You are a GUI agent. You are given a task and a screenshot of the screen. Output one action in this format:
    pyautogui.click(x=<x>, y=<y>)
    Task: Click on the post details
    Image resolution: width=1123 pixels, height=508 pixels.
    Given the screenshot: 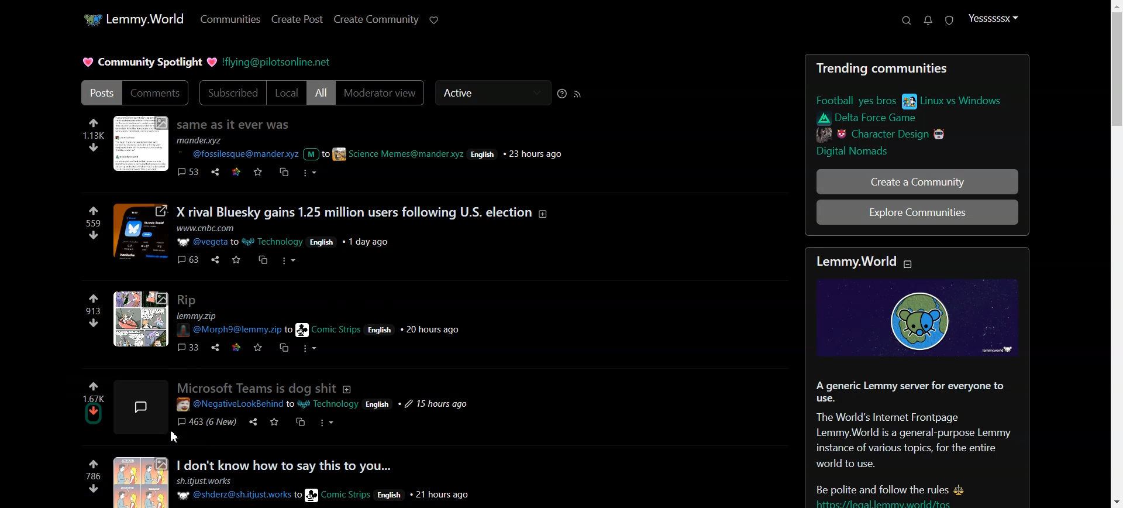 What is the action you would take?
    pyautogui.click(x=395, y=149)
    